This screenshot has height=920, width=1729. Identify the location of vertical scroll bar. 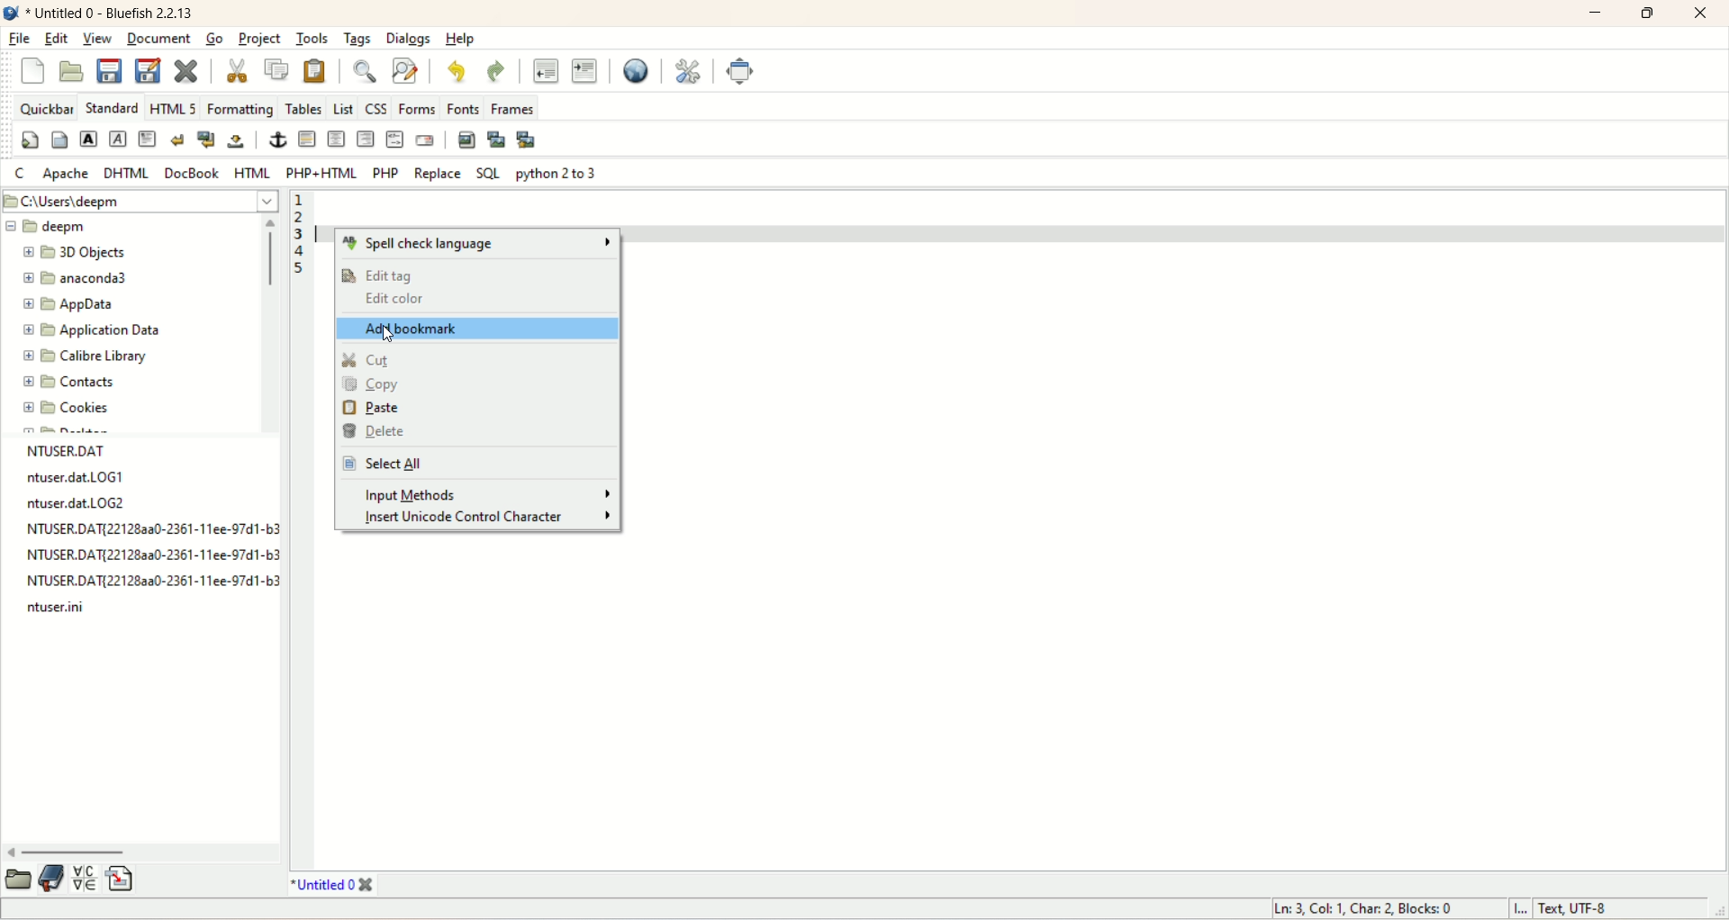
(267, 323).